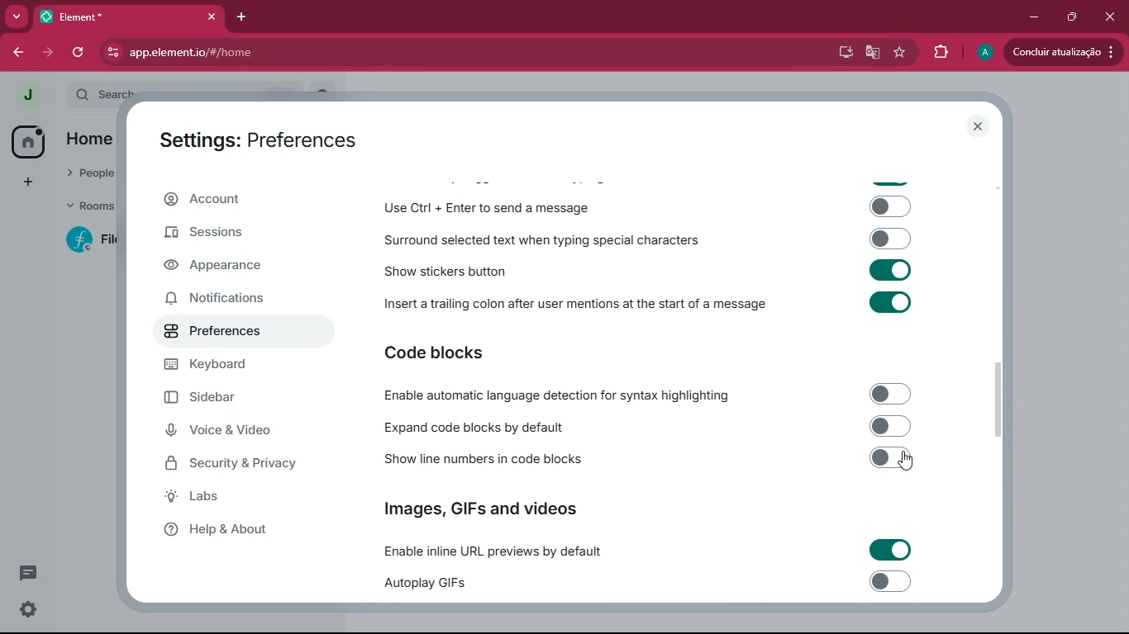 The height and width of the screenshot is (634, 1129). I want to click on settings, so click(28, 609).